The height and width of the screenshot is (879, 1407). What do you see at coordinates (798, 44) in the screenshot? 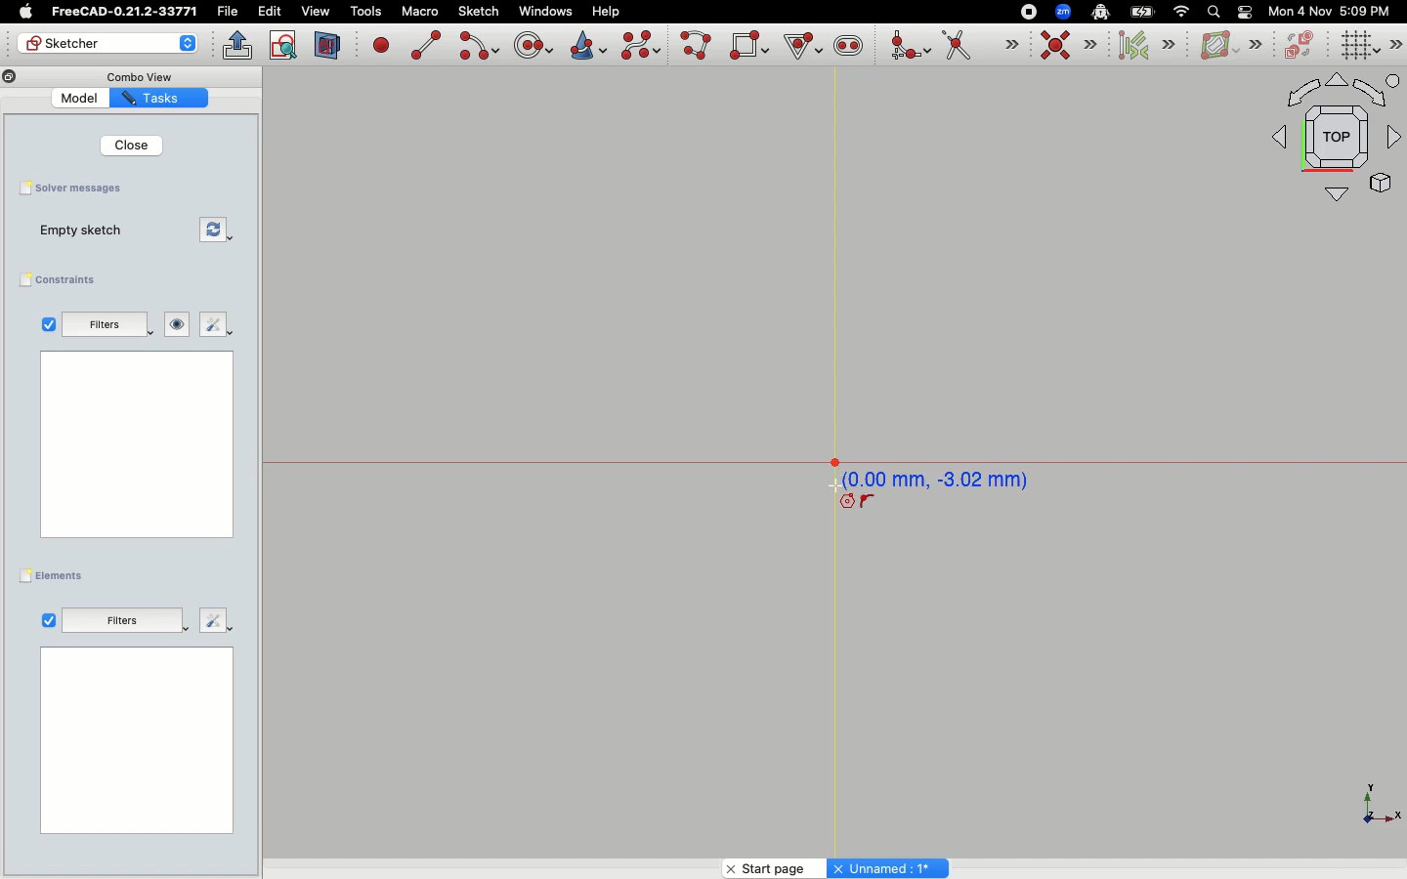
I see `Cursor` at bounding box center [798, 44].